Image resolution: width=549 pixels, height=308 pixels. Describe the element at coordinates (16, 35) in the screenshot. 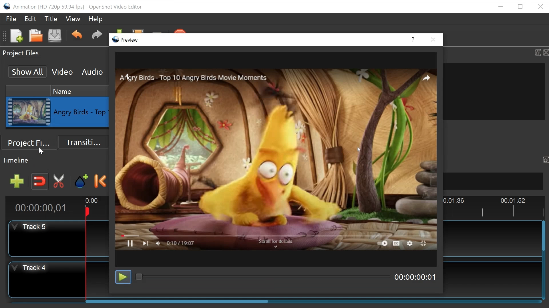

I see `New Project` at that location.